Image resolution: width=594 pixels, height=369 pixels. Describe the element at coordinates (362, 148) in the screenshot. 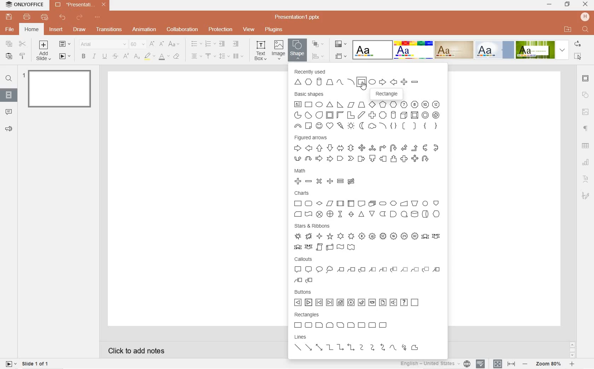

I see `Quad Arrow` at that location.